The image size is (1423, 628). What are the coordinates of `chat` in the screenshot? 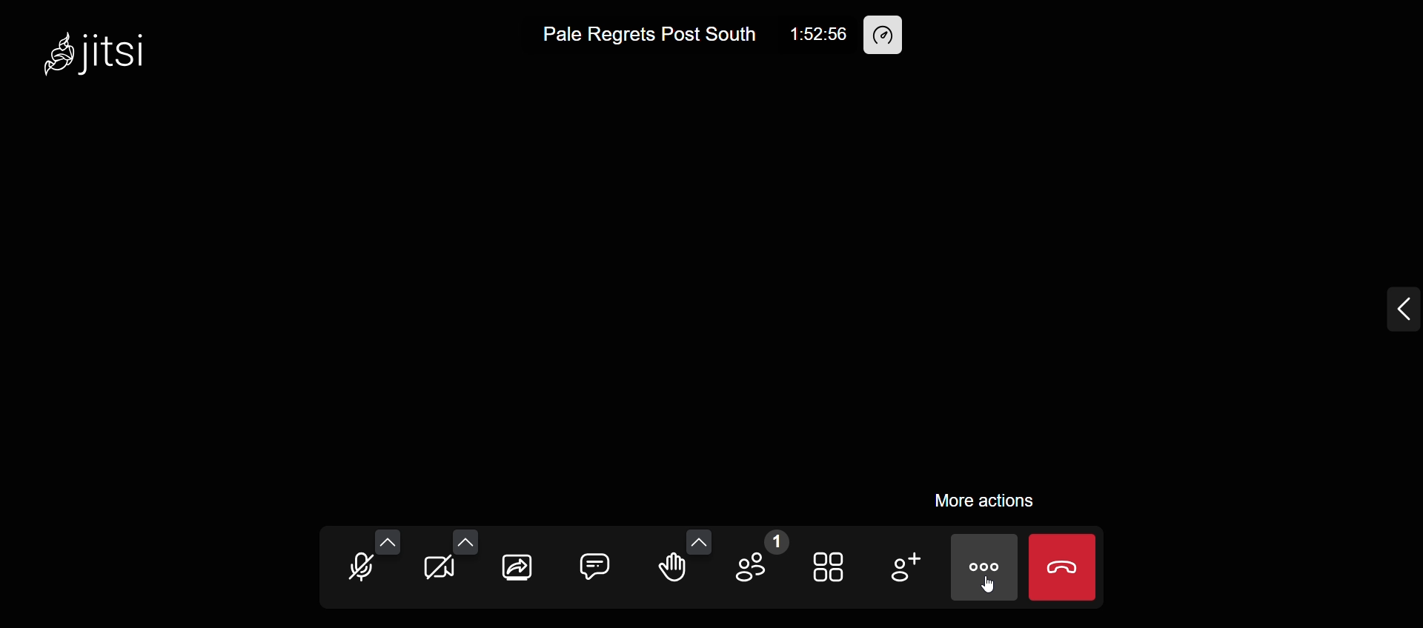 It's located at (597, 561).